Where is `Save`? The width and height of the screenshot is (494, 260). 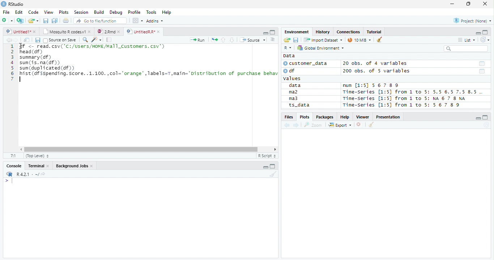 Save is located at coordinates (296, 39).